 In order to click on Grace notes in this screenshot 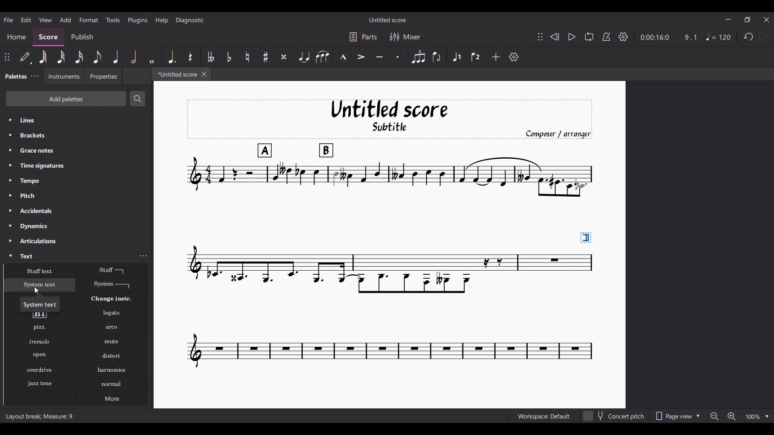, I will do `click(77, 150)`.